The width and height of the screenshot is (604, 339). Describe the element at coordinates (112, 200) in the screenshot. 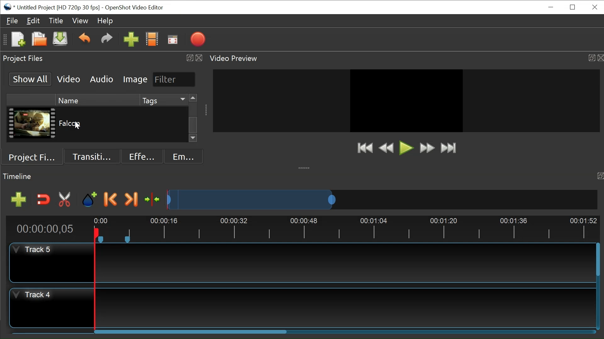

I see `Previous marker` at that location.